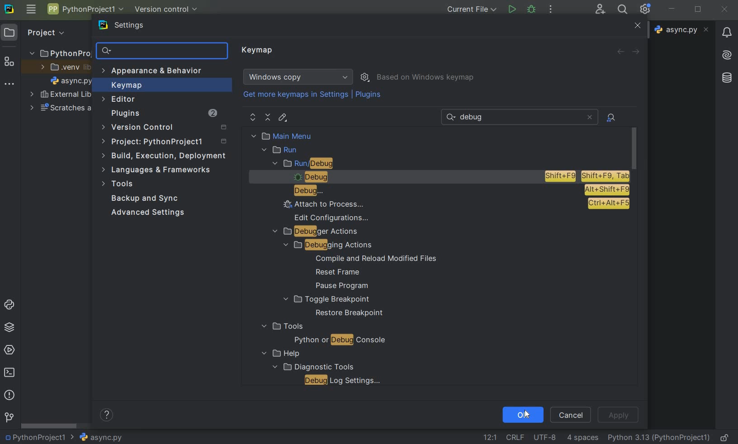  I want to click on line separator, so click(515, 438).